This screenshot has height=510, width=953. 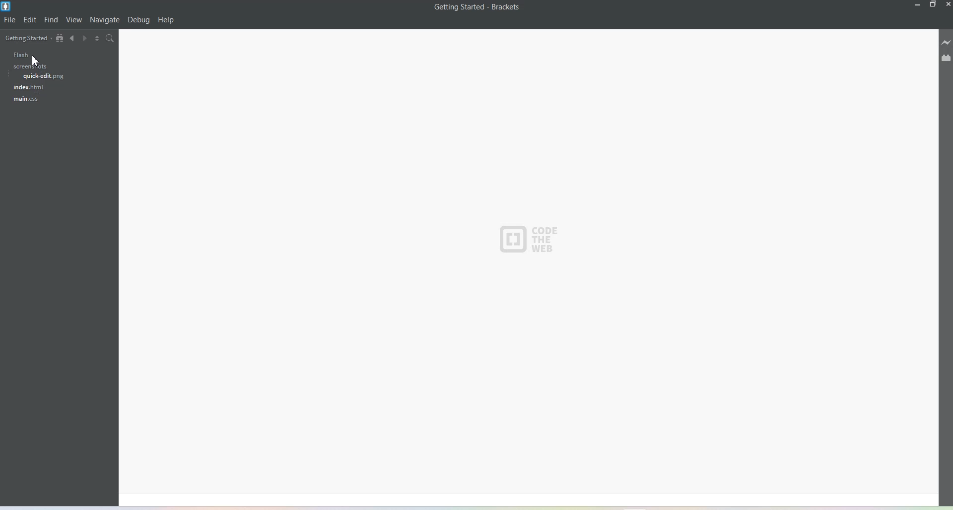 I want to click on Show in the file tree, so click(x=60, y=38).